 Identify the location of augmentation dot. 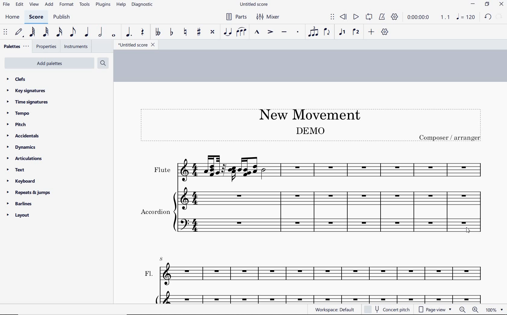
(128, 32).